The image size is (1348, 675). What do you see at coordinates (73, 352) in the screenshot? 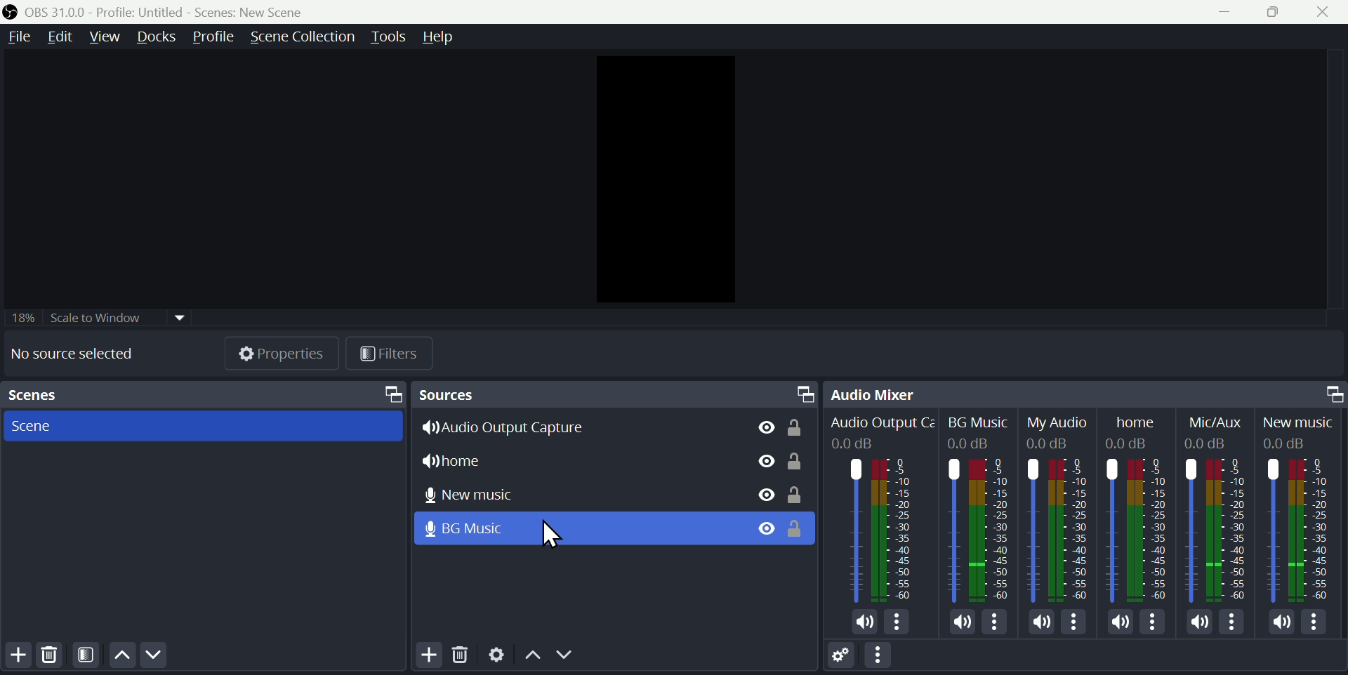
I see `No source selected` at bounding box center [73, 352].